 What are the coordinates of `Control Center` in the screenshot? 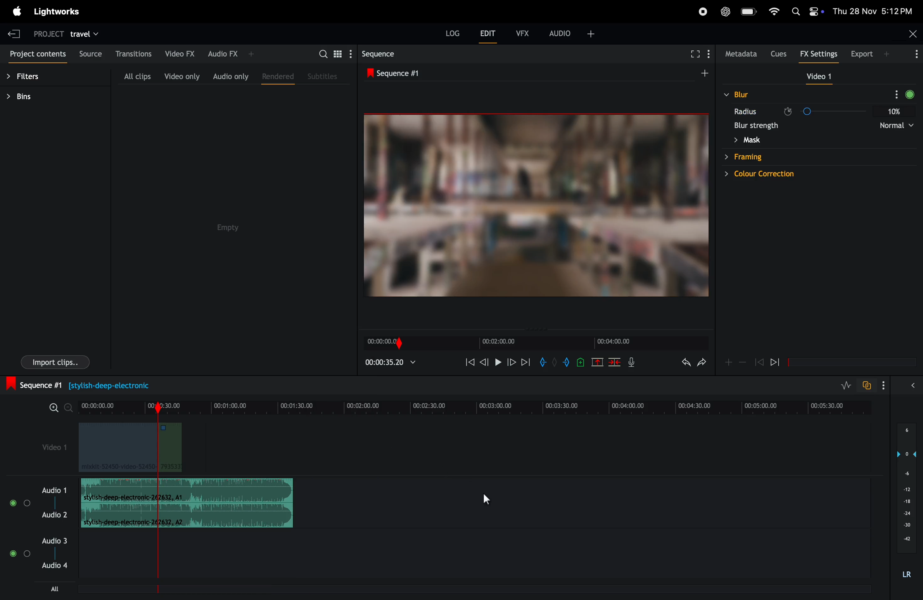 It's located at (816, 11).